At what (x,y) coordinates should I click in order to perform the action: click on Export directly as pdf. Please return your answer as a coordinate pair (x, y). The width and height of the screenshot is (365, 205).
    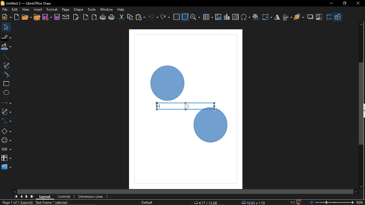
    Looking at the image, I should click on (95, 18).